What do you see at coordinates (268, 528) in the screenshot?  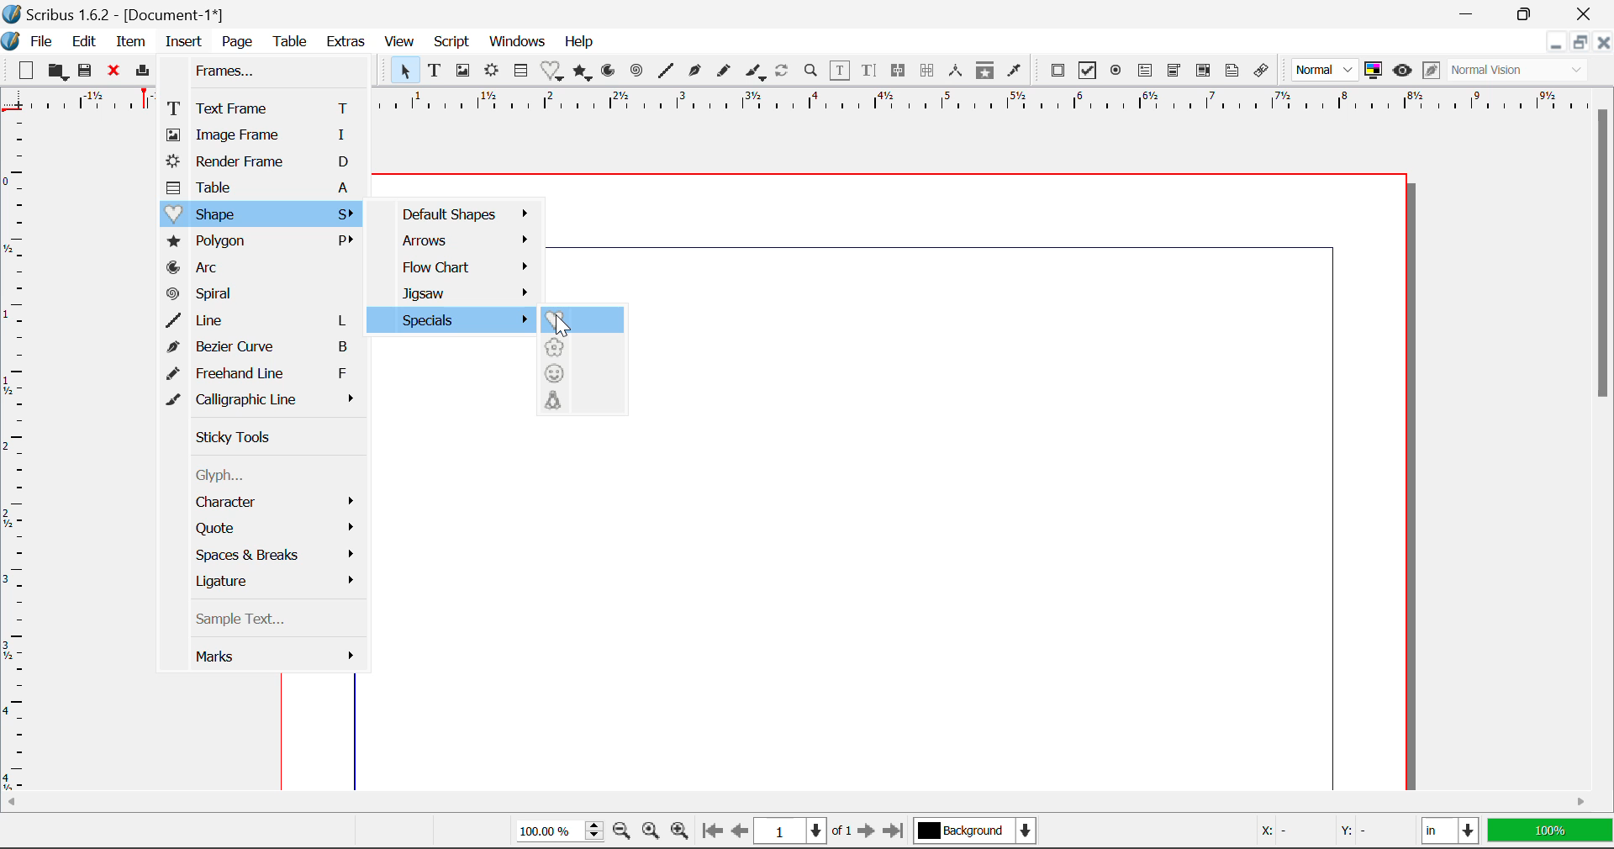 I see `Quote` at bounding box center [268, 528].